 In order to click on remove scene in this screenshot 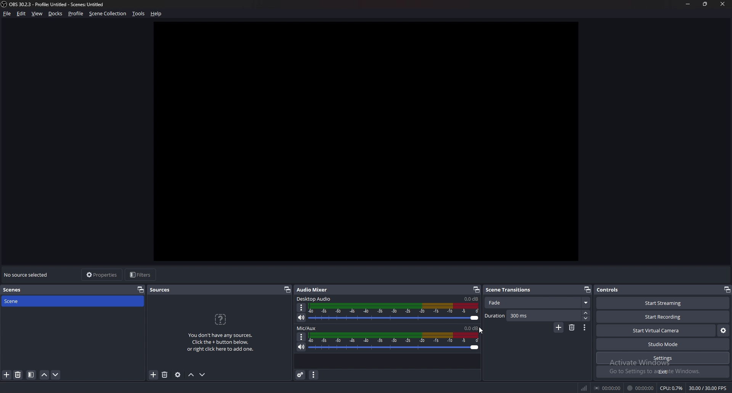, I will do `click(572, 328)`.